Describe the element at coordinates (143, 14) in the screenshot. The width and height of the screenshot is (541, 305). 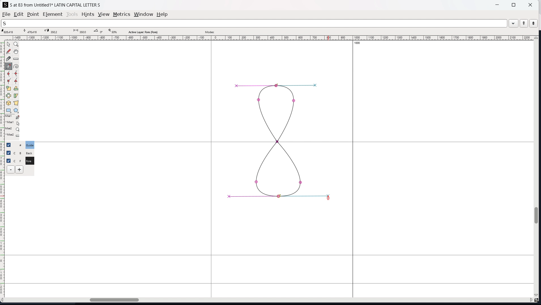
I see `window` at that location.